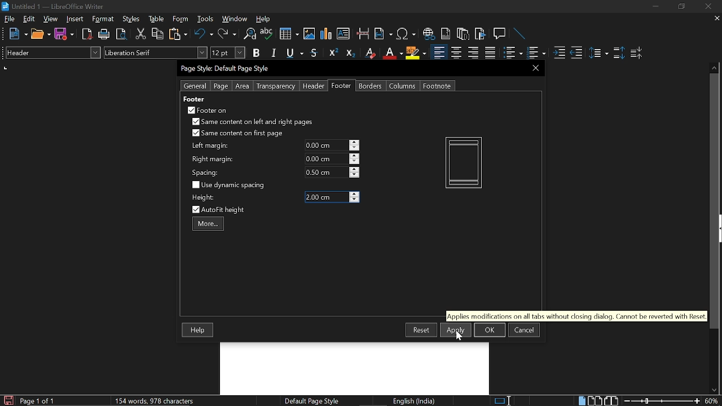  Describe the element at coordinates (325, 145) in the screenshot. I see `line margin Line margin` at that location.